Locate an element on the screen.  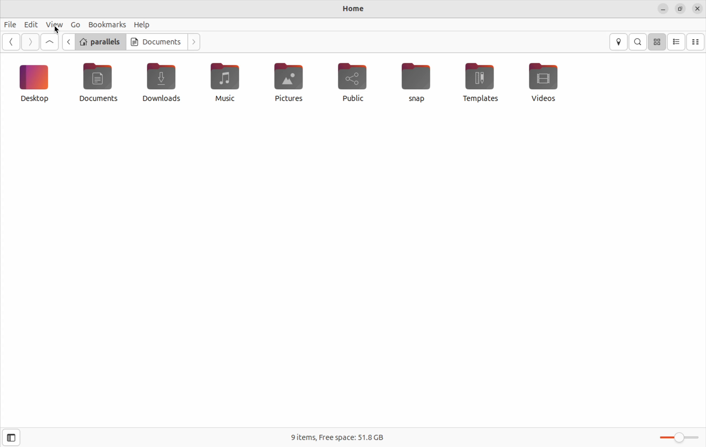
desktop icon is located at coordinates (32, 84).